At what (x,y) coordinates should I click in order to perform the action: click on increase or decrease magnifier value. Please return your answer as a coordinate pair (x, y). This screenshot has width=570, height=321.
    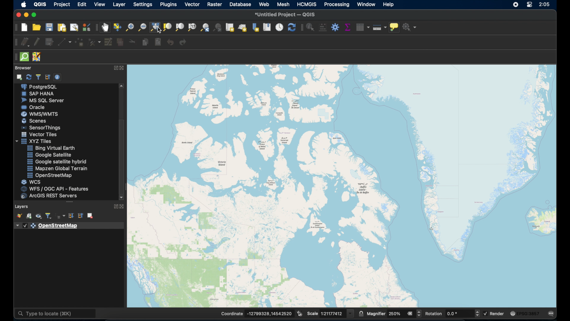
    Looking at the image, I should click on (419, 314).